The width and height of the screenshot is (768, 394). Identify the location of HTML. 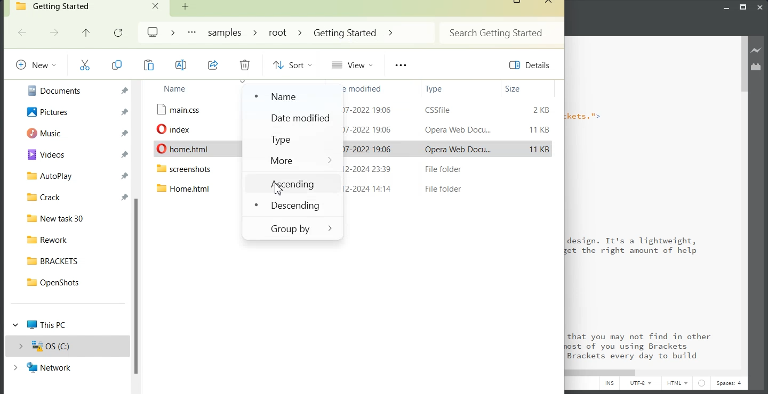
(677, 384).